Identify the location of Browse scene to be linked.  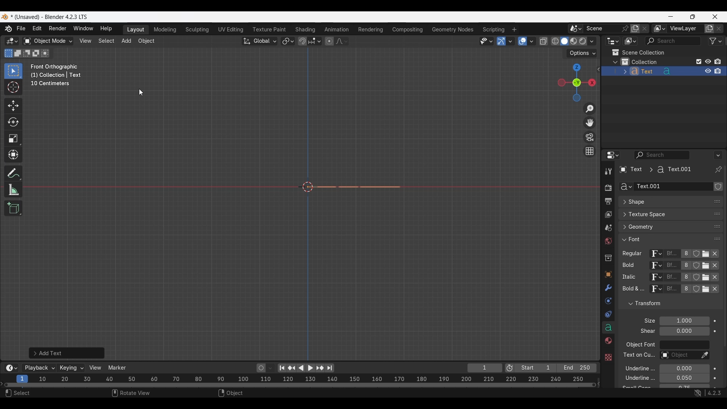
(576, 29).